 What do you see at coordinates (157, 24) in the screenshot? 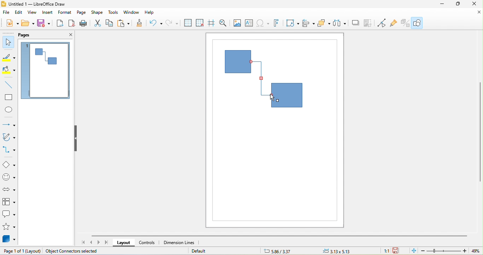
I see `undo` at bounding box center [157, 24].